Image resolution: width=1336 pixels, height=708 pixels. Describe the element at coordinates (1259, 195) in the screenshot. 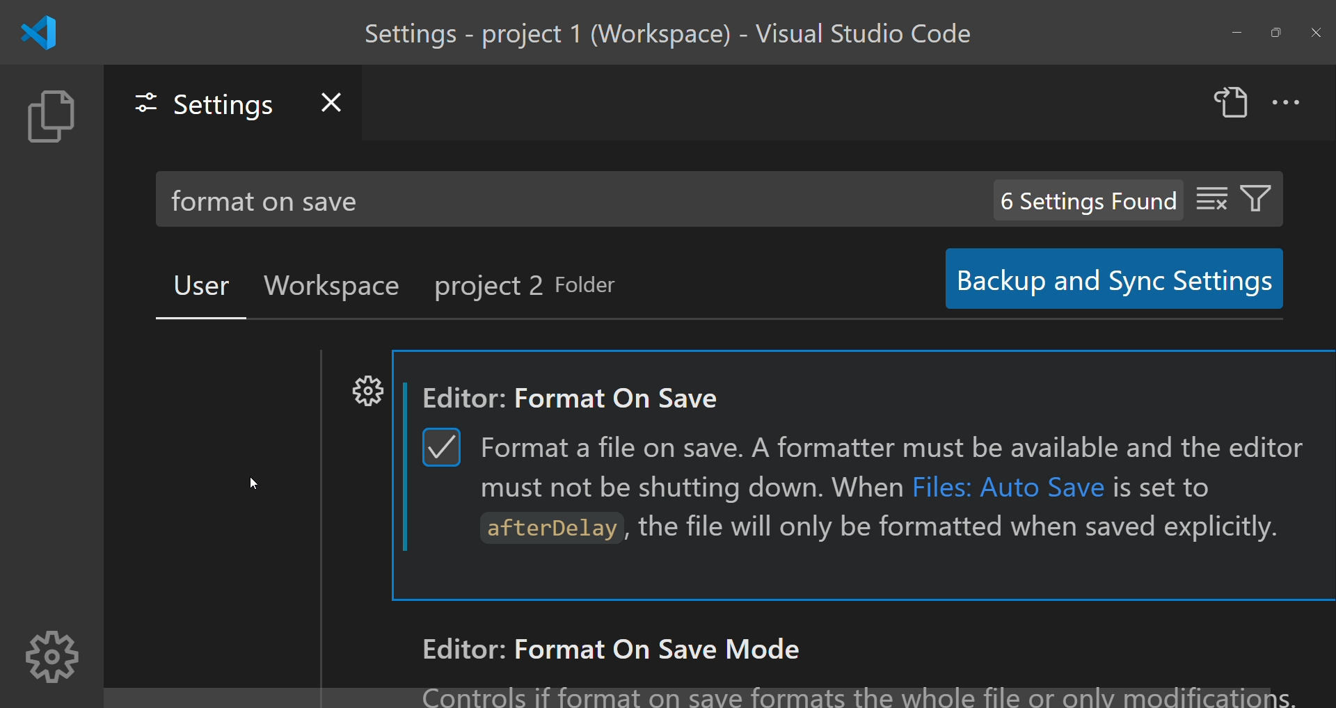

I see `filter` at that location.